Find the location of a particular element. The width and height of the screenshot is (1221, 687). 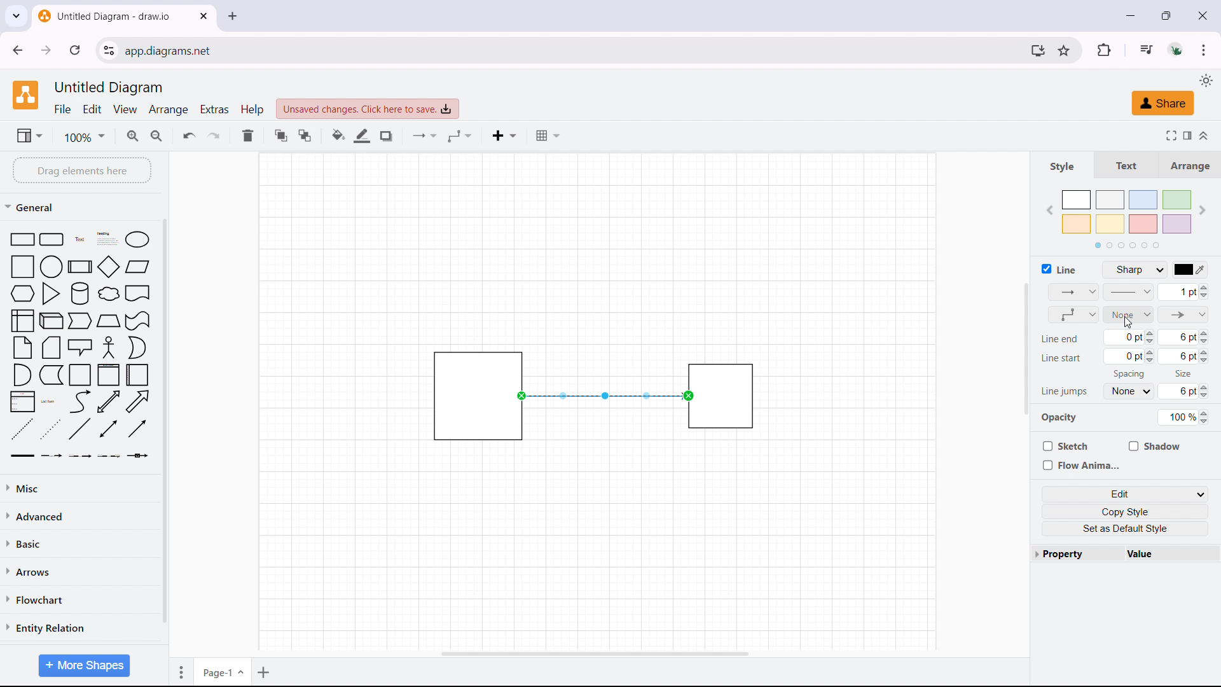

connector selected is located at coordinates (603, 396).